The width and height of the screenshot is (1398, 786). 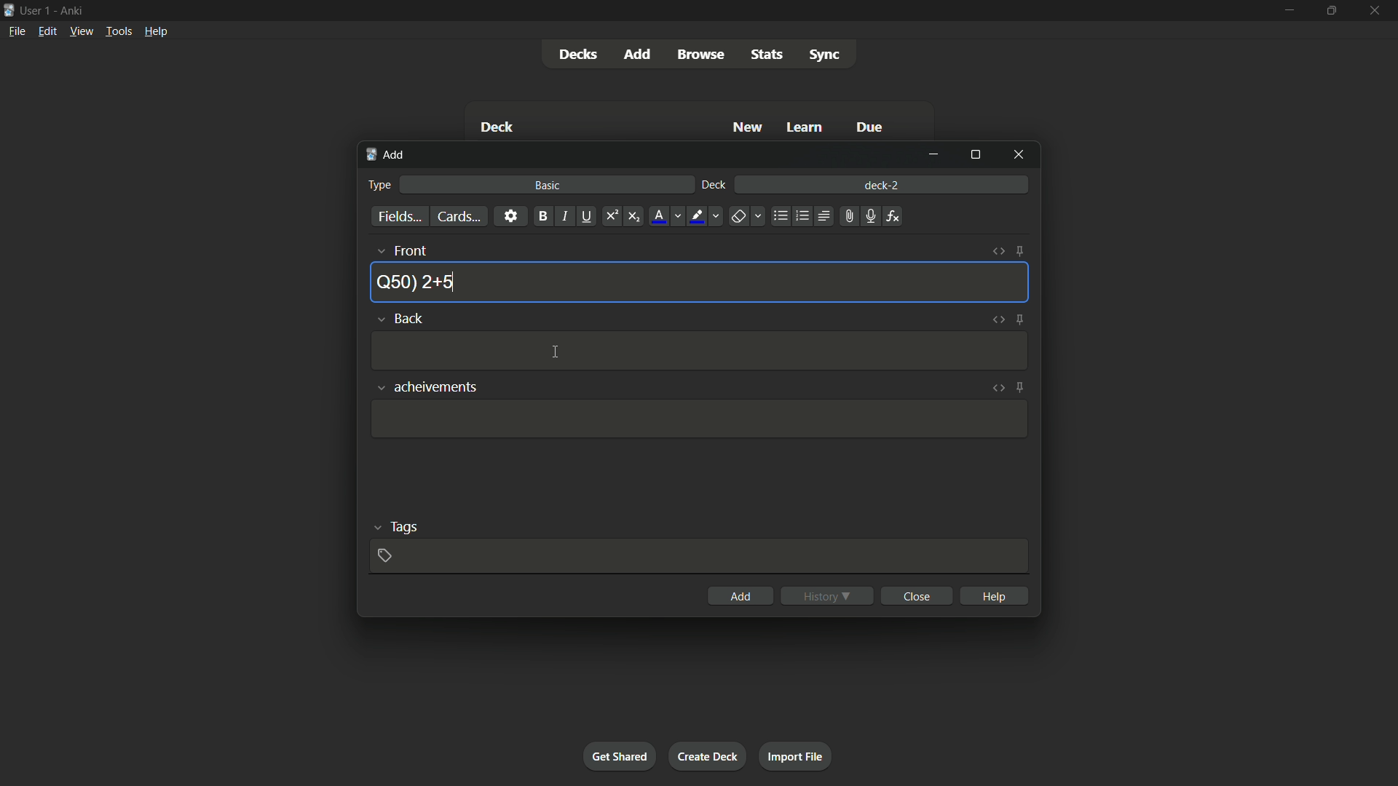 What do you see at coordinates (826, 55) in the screenshot?
I see `sync` at bounding box center [826, 55].